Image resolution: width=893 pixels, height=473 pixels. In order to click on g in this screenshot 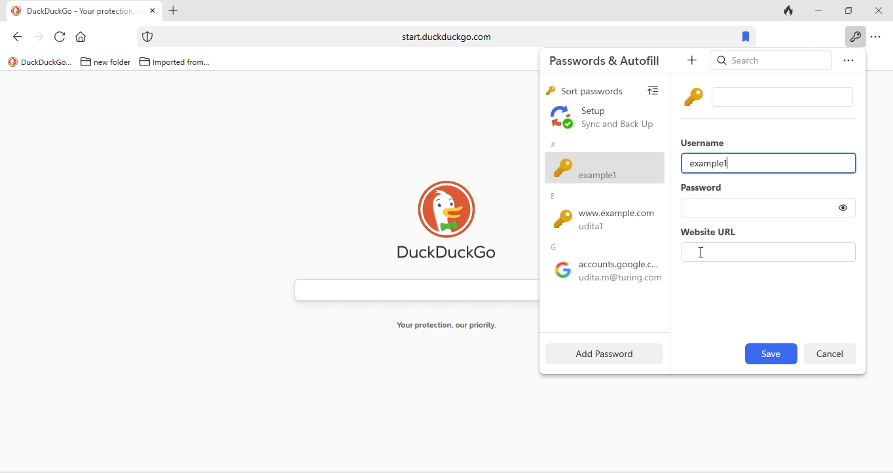, I will do `click(556, 247)`.